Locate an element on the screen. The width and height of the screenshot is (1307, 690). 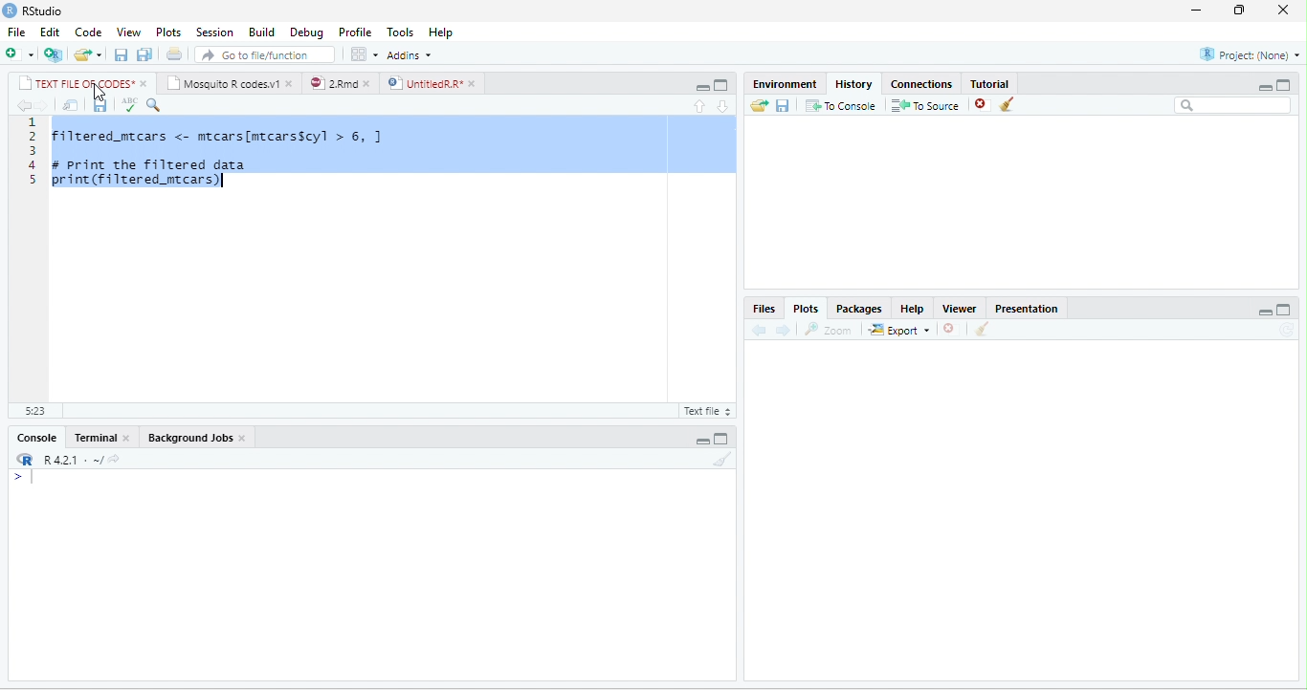
ABC is located at coordinates (130, 103).